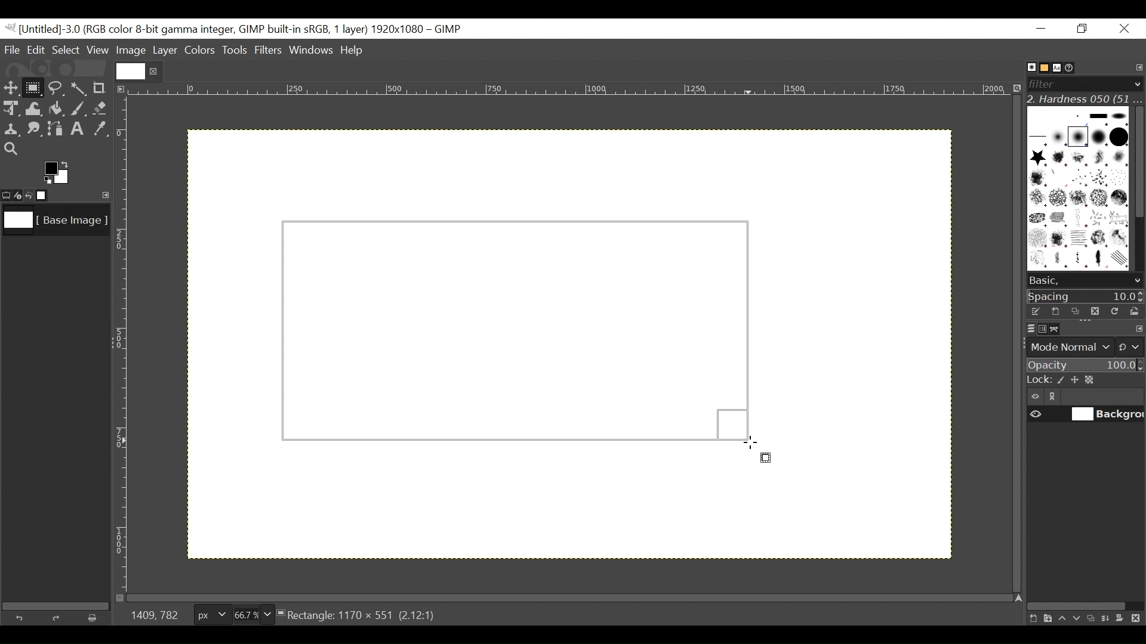  What do you see at coordinates (1123, 620) in the screenshot?
I see `Add a mask` at bounding box center [1123, 620].